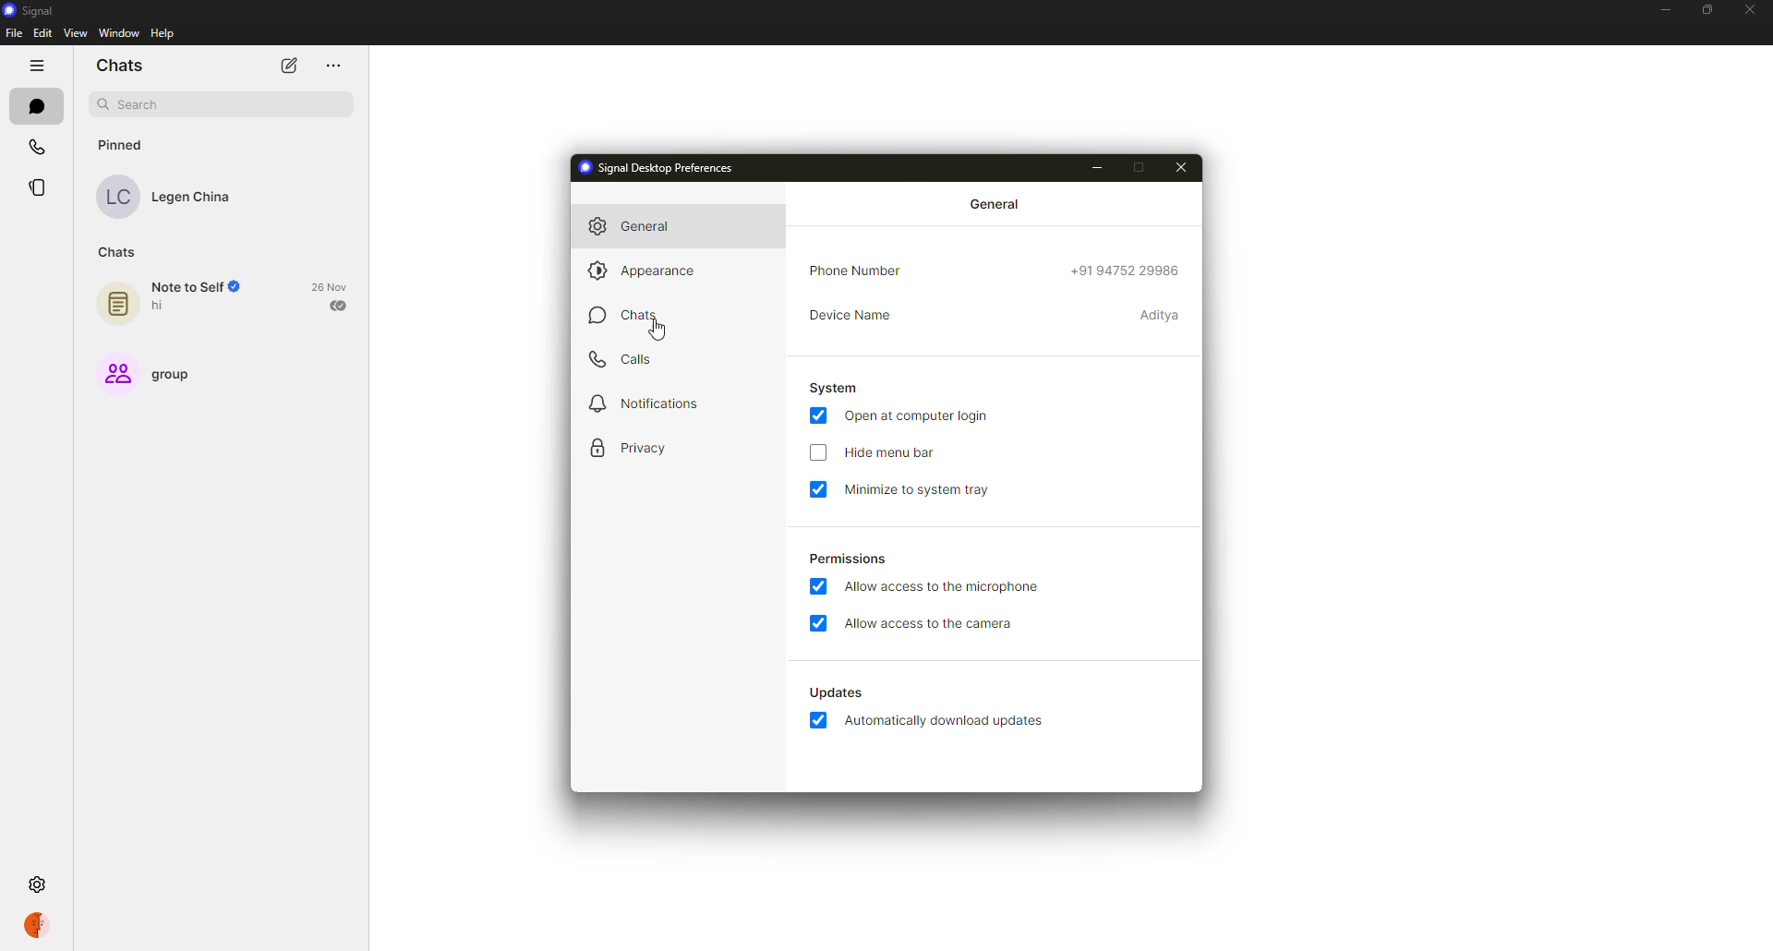 Image resolution: width=1773 pixels, height=951 pixels. Describe the element at coordinates (14, 32) in the screenshot. I see `file` at that location.